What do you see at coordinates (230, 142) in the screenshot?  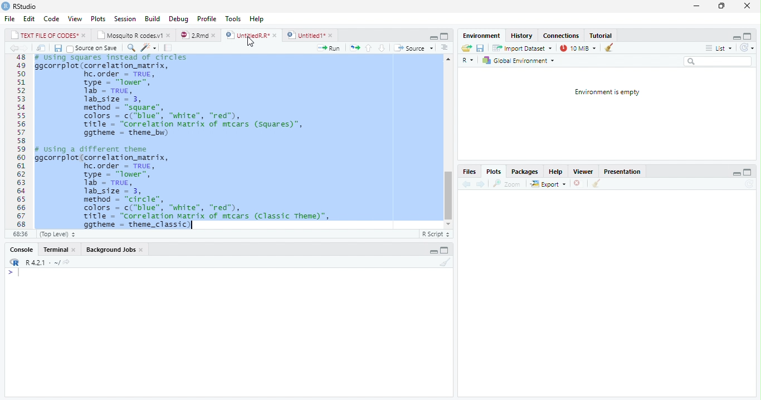 I see `# Using squares instead of circles
ggcorrplot (correlation_matrix,
he. order = TRUE,
type = “lower”,
Tab = TRUE,
Tab_size = 3,
method - “square”,
colors = c("blue”, "white", "red",
title = "Correlation vatrix of mtcars (squares)”,
ggthene = theme_bw)
# using a different theme
ggcorrplot (correlation_matrix,
he. order = TRUE,
type = “lower”,
Tab = TRUE,
lab_size = 3,
method = “circle”,
colors = c("blue”, "white", "red",
title = "Correlation Matrix of mtcars (Classic Theme)”,
ggtheme = theme_classic)|` at bounding box center [230, 142].